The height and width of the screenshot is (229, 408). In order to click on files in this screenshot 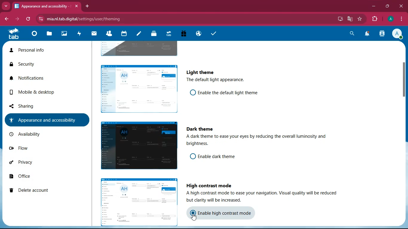, I will do `click(48, 35)`.